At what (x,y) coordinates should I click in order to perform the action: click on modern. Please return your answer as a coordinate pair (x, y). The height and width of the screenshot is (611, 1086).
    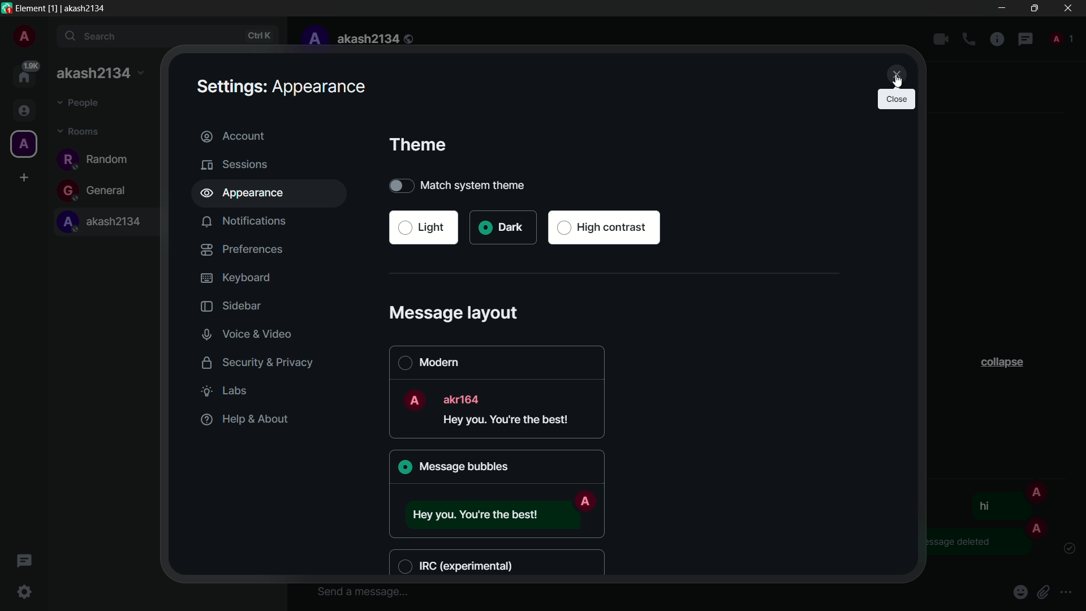
    Looking at the image, I should click on (427, 362).